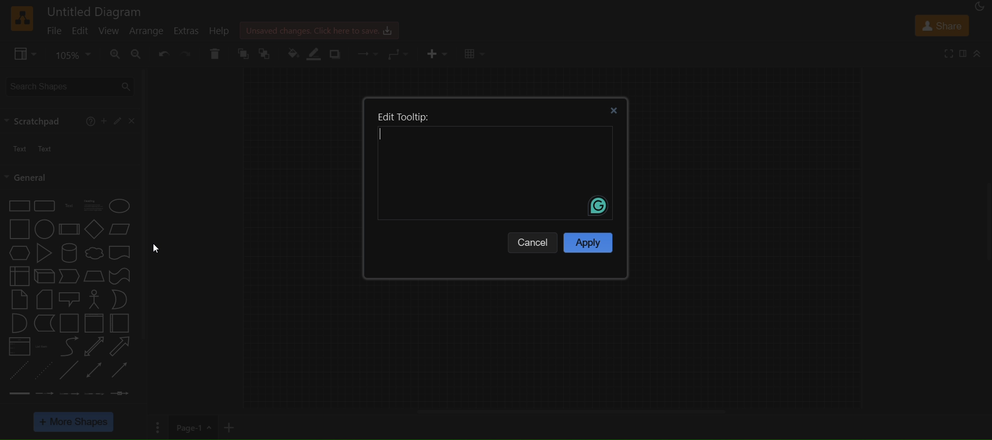  What do you see at coordinates (81, 33) in the screenshot?
I see `edit` at bounding box center [81, 33].